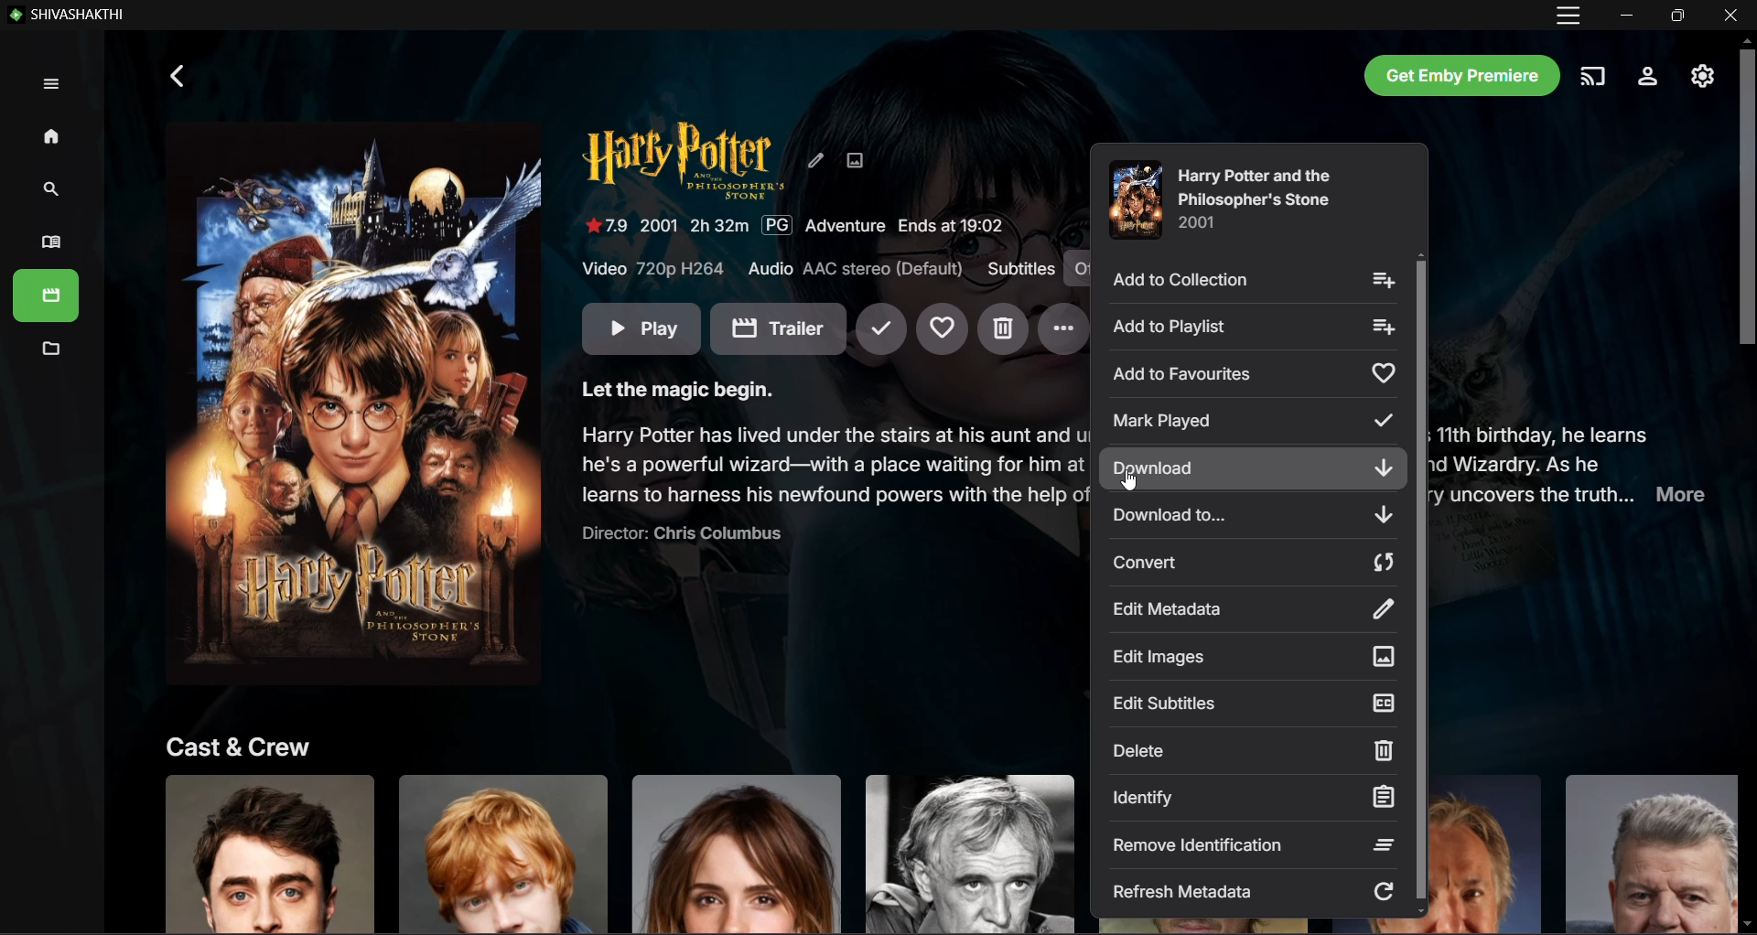 The height and width of the screenshot is (935, 1757). I want to click on Close, so click(1730, 16).